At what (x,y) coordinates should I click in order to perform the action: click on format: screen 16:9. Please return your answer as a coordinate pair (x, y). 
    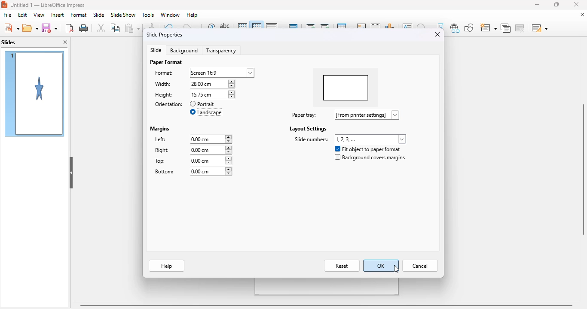
    Looking at the image, I should click on (223, 73).